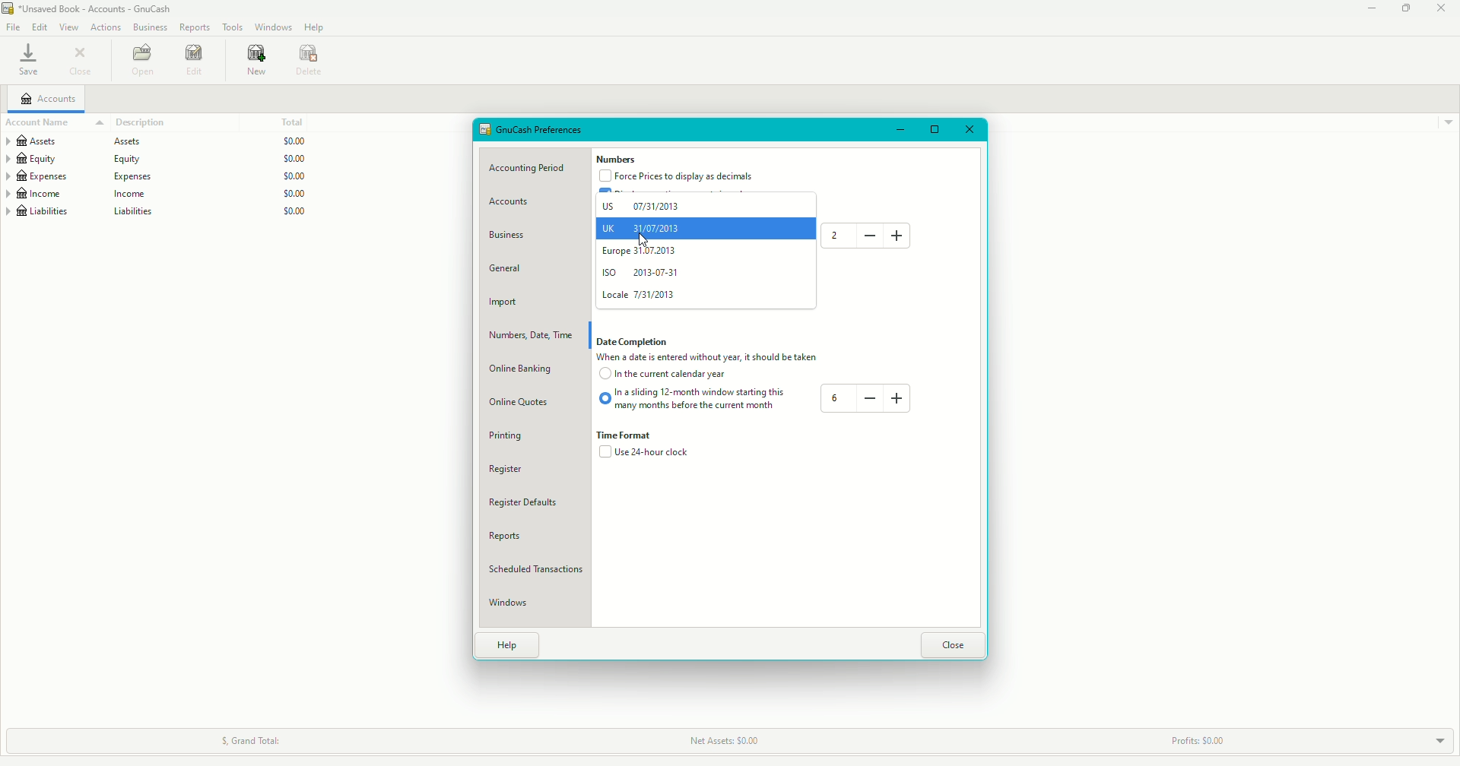  Describe the element at coordinates (9, 8) in the screenshot. I see `logo` at that location.